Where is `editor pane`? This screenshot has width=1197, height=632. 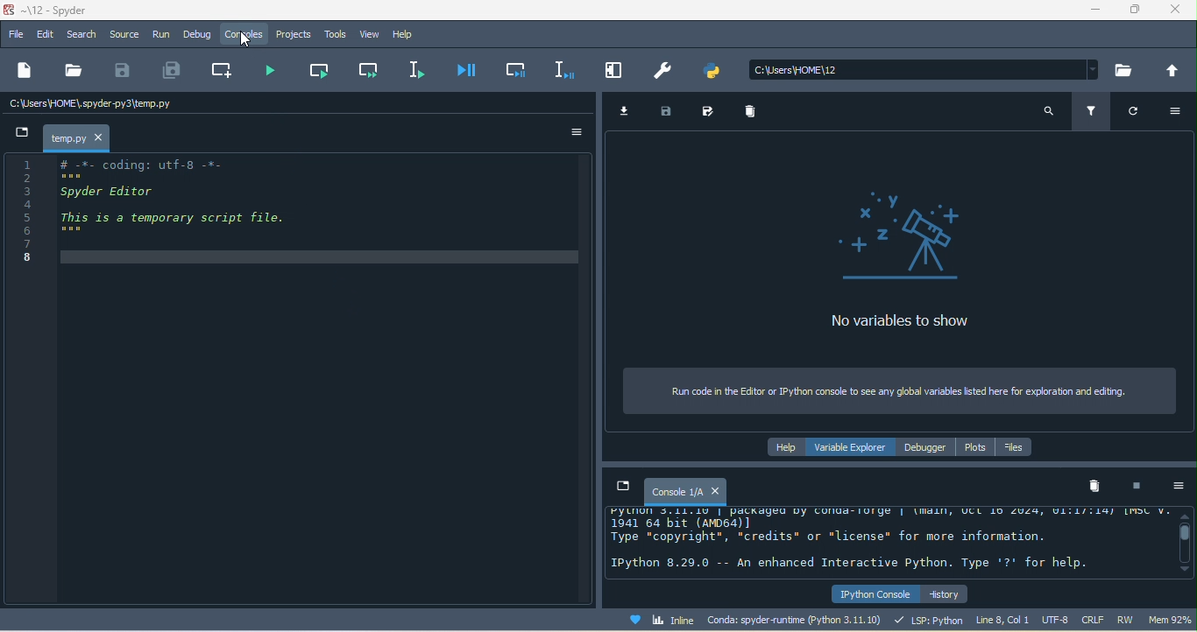
editor pane is located at coordinates (287, 211).